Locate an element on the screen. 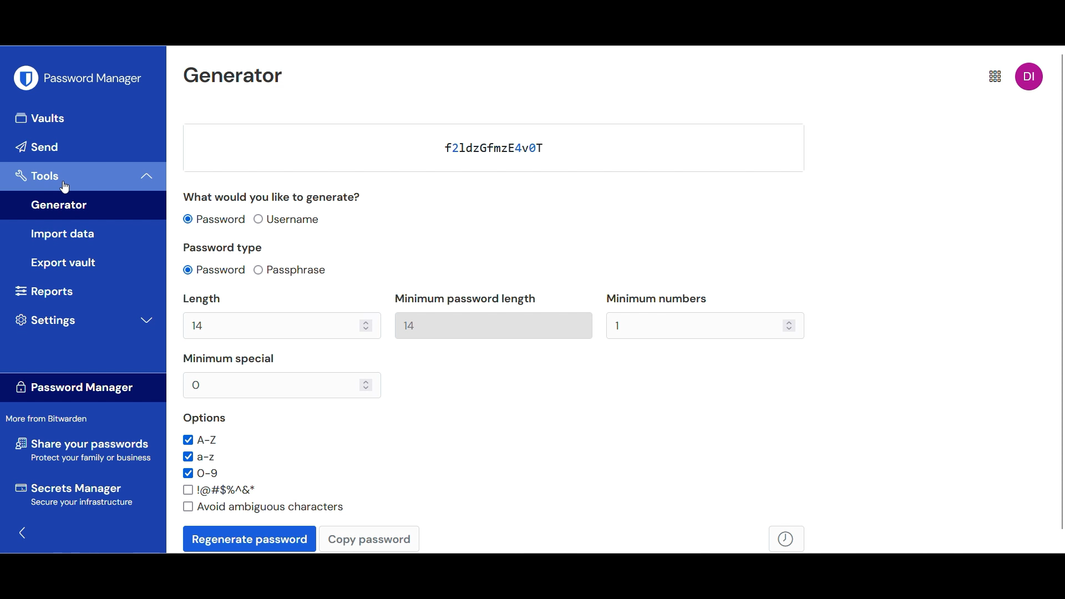 The height and width of the screenshot is (599, 1065). What would you like to generate is located at coordinates (274, 197).